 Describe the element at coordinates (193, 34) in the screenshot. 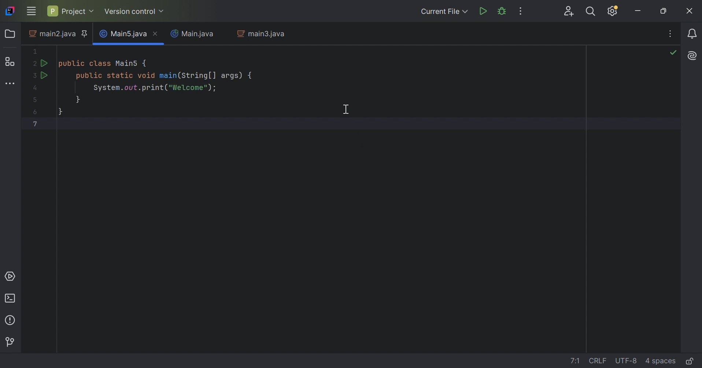

I see `Main.java` at that location.